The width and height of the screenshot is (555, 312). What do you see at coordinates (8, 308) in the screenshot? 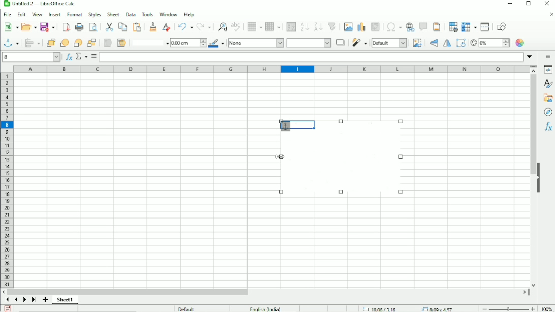
I see `Save` at bounding box center [8, 308].